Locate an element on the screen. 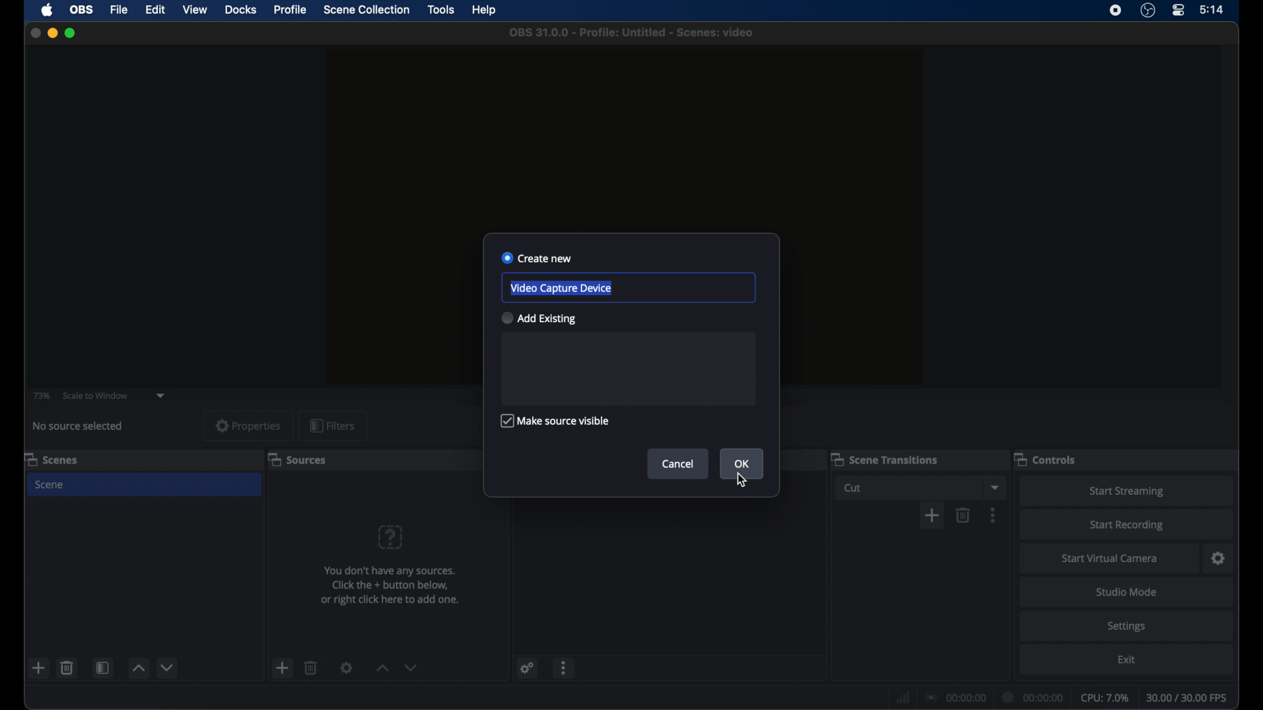 This screenshot has width=1263, height=710. 73% is located at coordinates (40, 396).